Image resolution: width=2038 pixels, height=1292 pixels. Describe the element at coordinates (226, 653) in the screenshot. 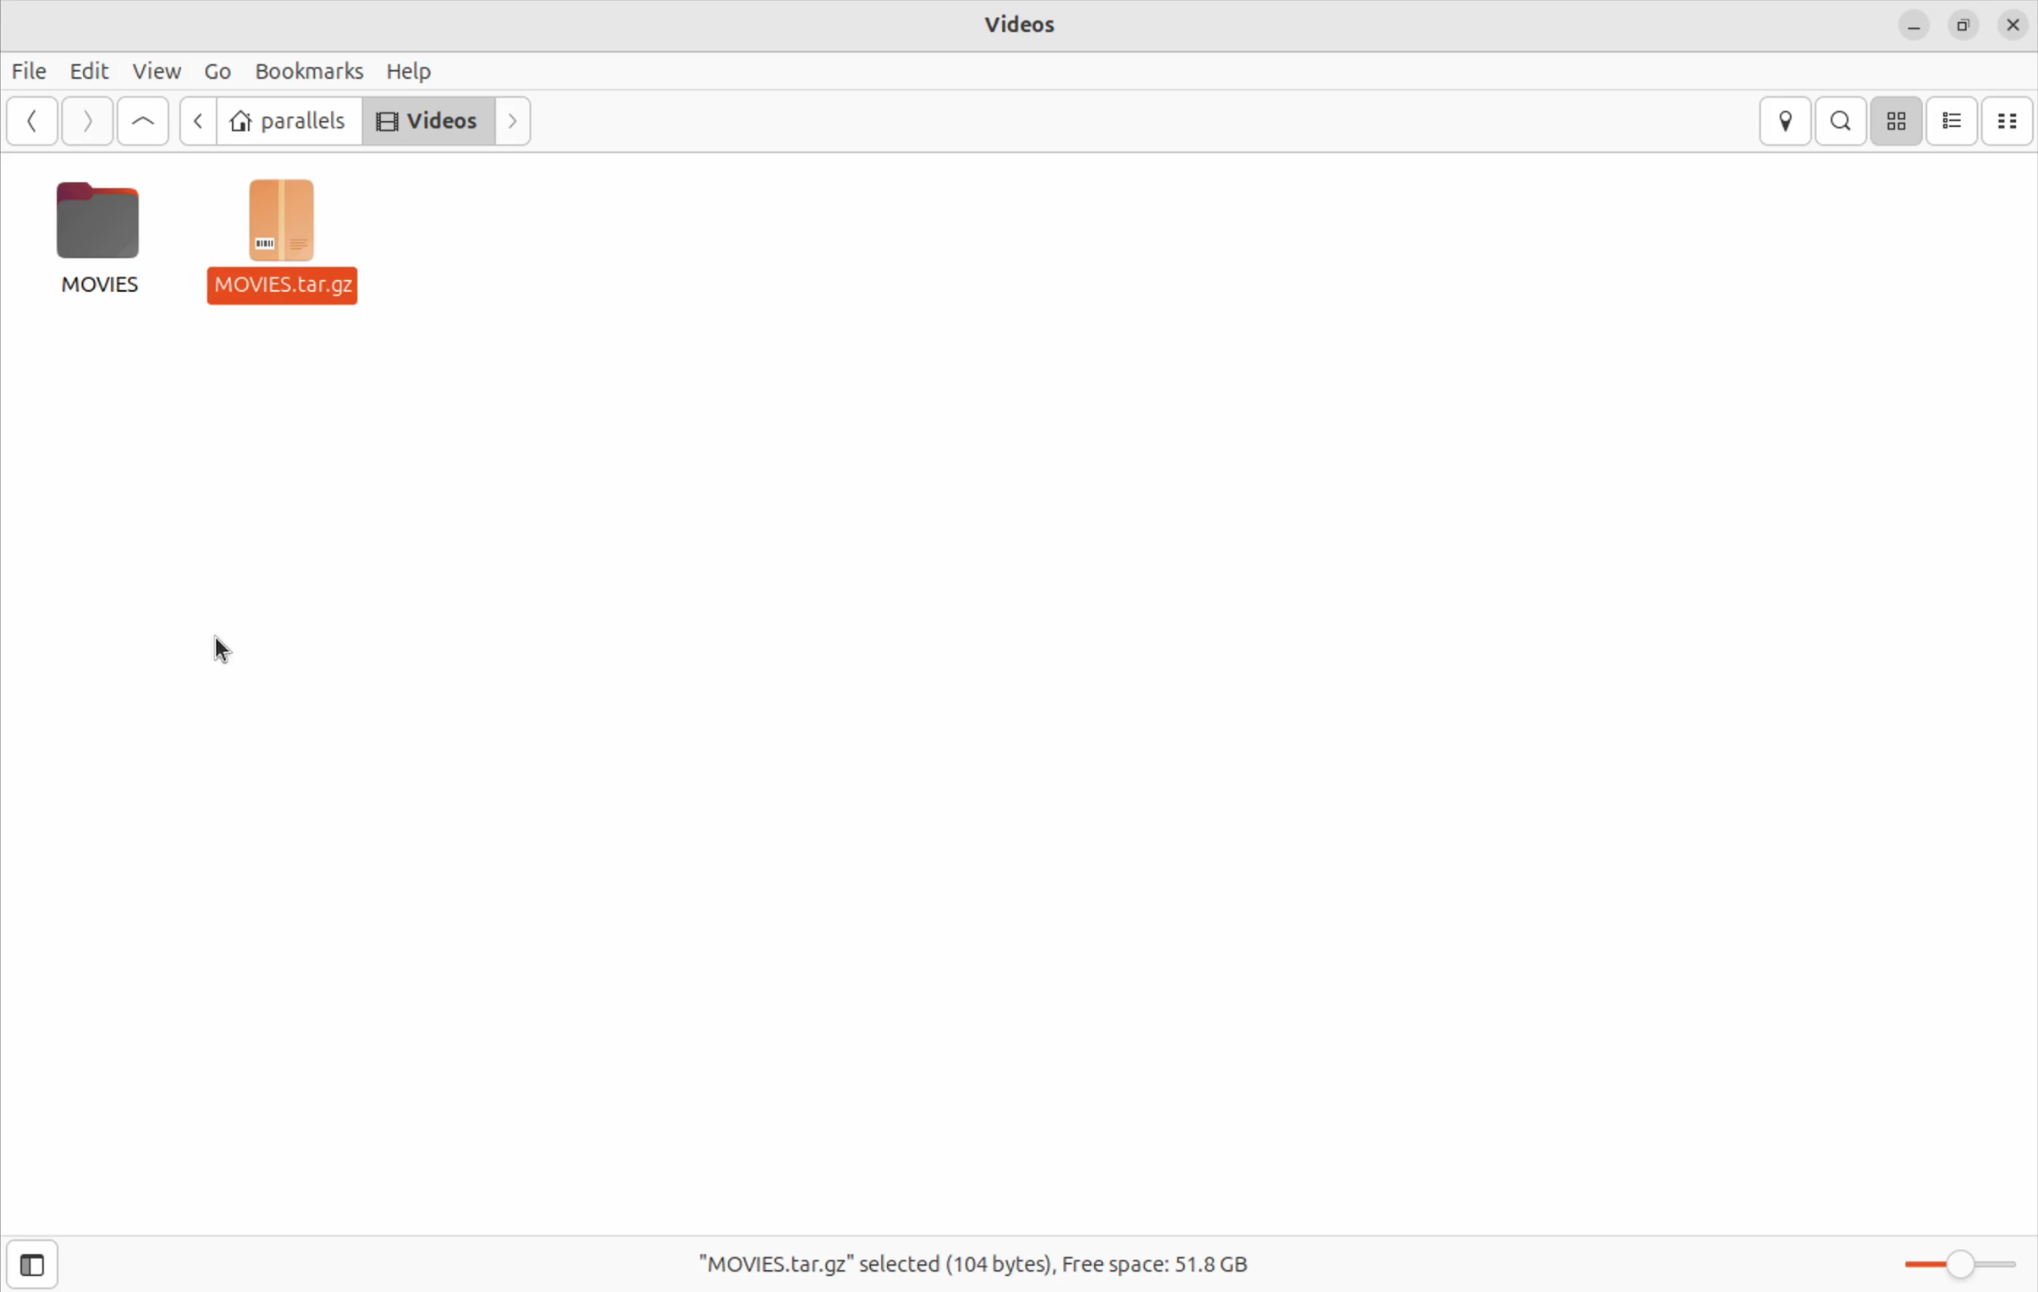

I see `cursor` at that location.